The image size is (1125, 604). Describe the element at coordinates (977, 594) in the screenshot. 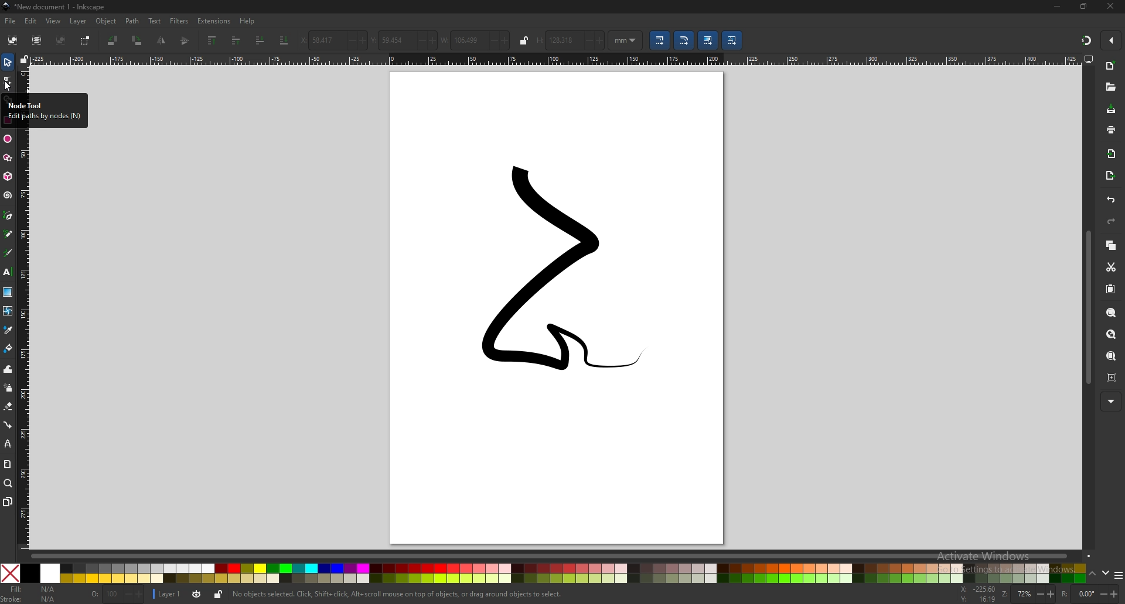

I see `mouse coordinates` at that location.